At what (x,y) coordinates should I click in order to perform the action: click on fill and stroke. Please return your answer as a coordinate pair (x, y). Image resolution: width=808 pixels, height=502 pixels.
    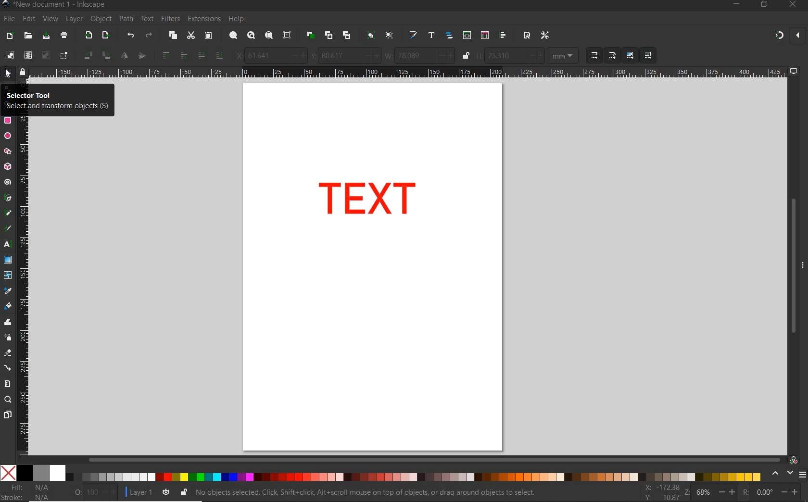
    Looking at the image, I should click on (29, 492).